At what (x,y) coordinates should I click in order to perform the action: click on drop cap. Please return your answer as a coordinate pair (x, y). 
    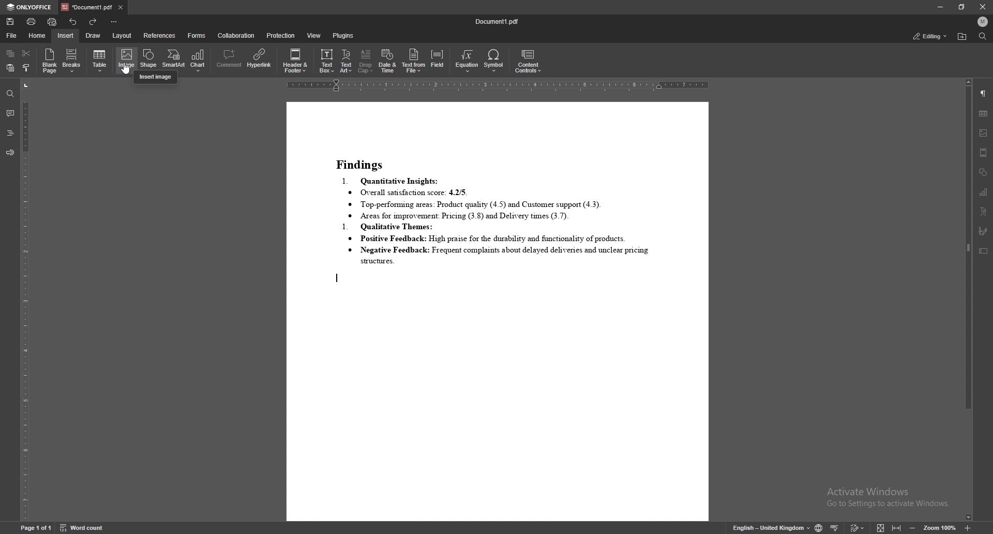
    Looking at the image, I should click on (367, 61).